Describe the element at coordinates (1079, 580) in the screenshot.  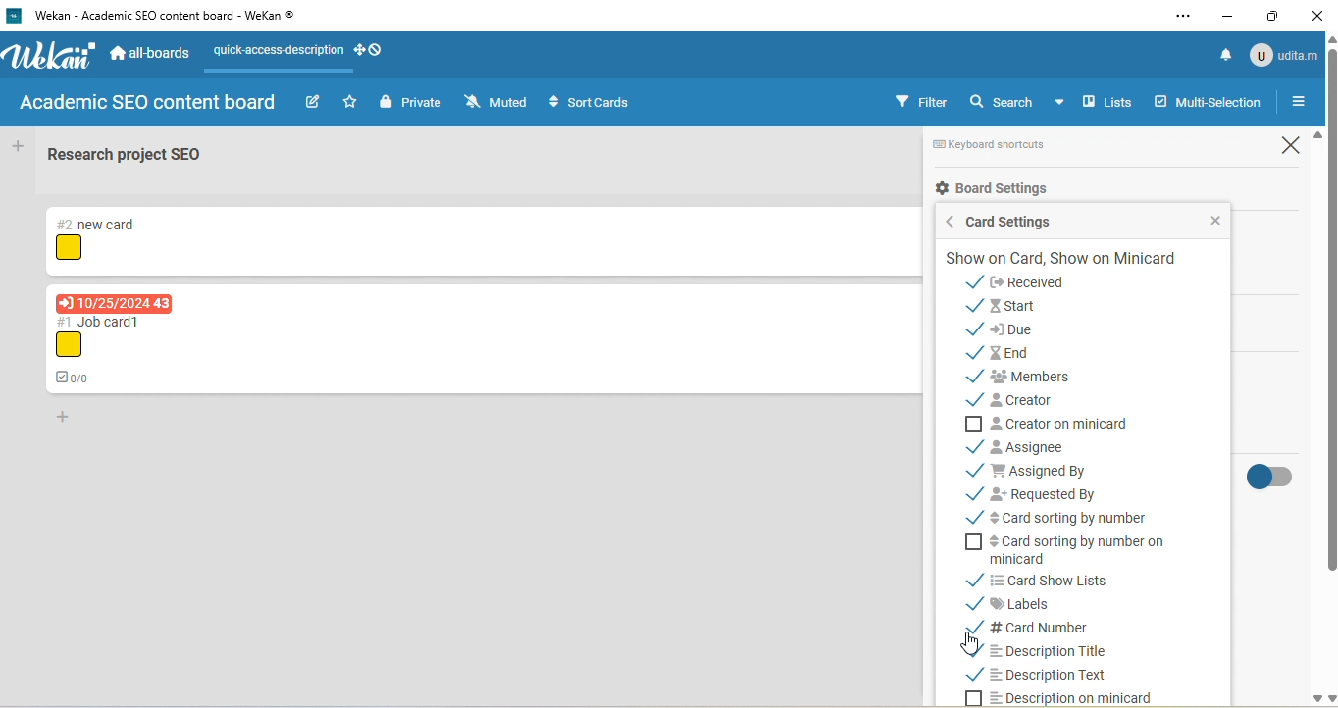
I see `card show lists` at that location.